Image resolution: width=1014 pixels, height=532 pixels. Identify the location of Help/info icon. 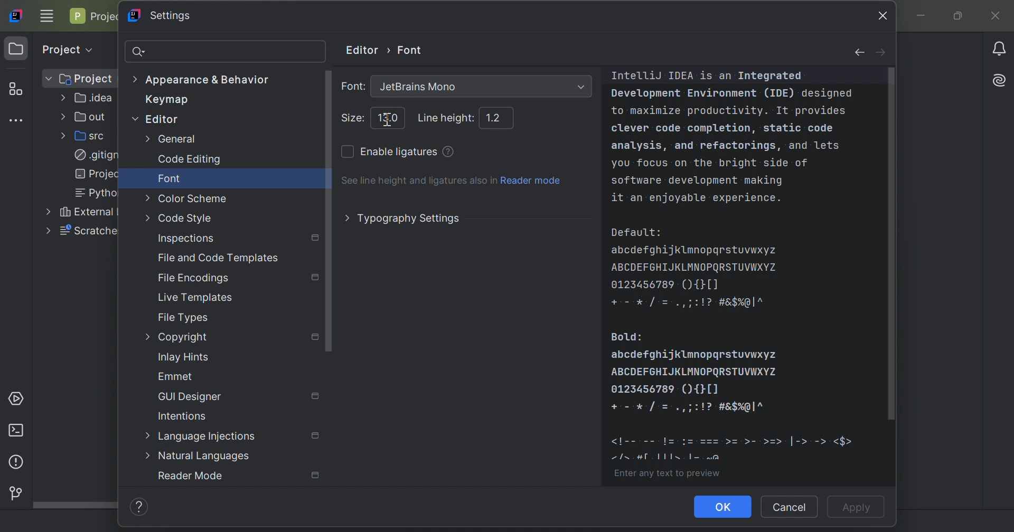
(142, 507).